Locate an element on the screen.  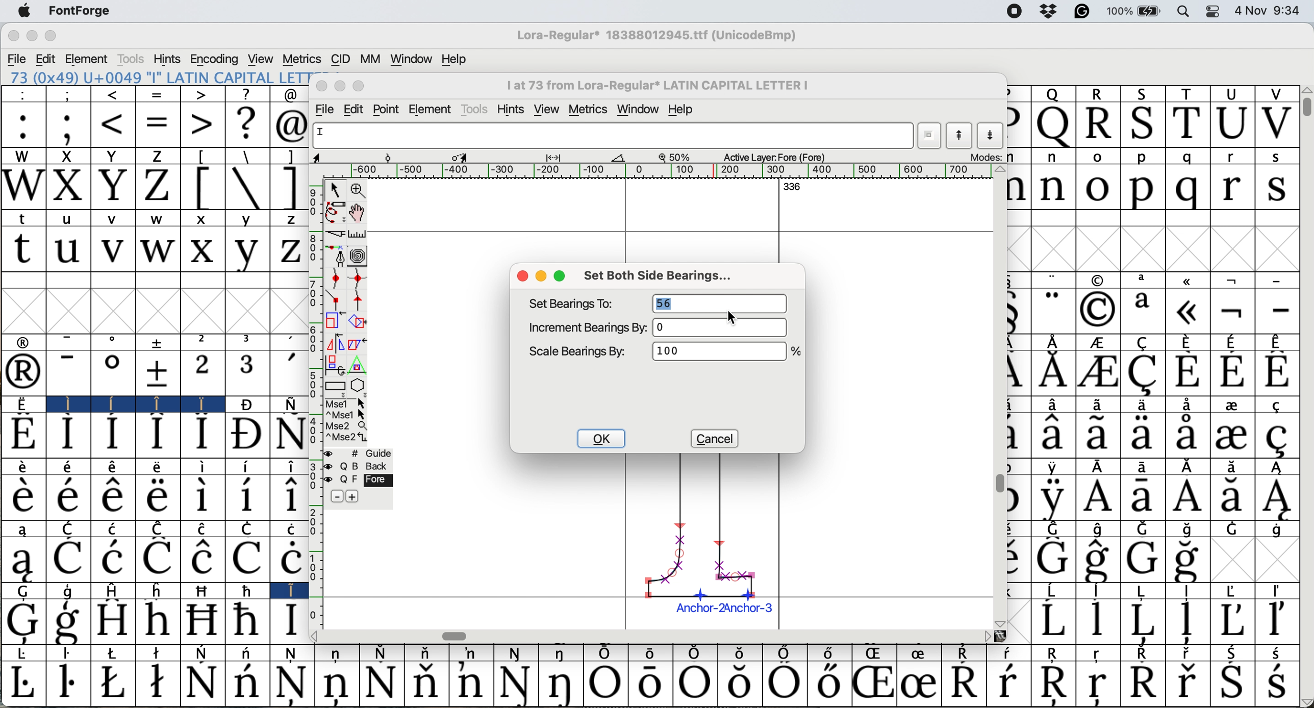
56 is located at coordinates (721, 304).